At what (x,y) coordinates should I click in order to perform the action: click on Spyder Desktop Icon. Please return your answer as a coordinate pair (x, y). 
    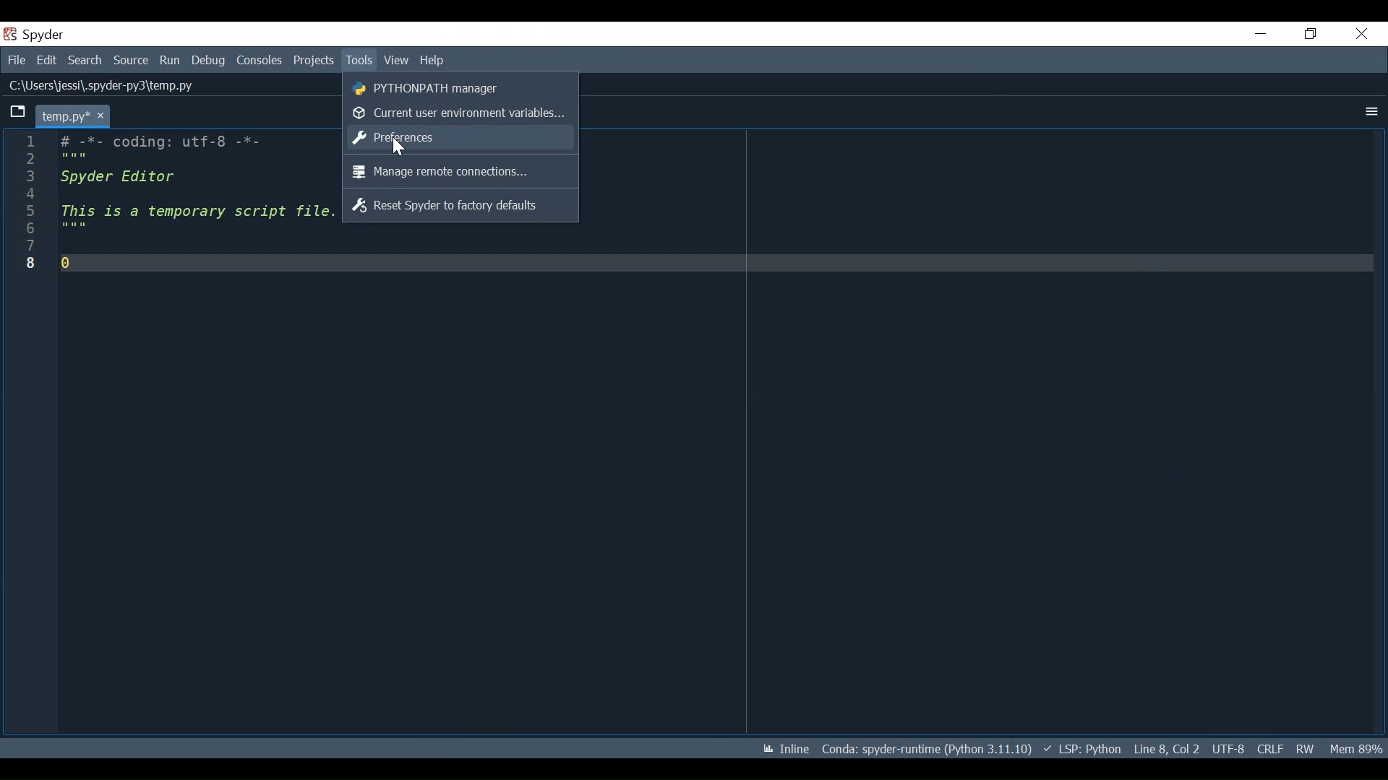
    Looking at the image, I should click on (38, 35).